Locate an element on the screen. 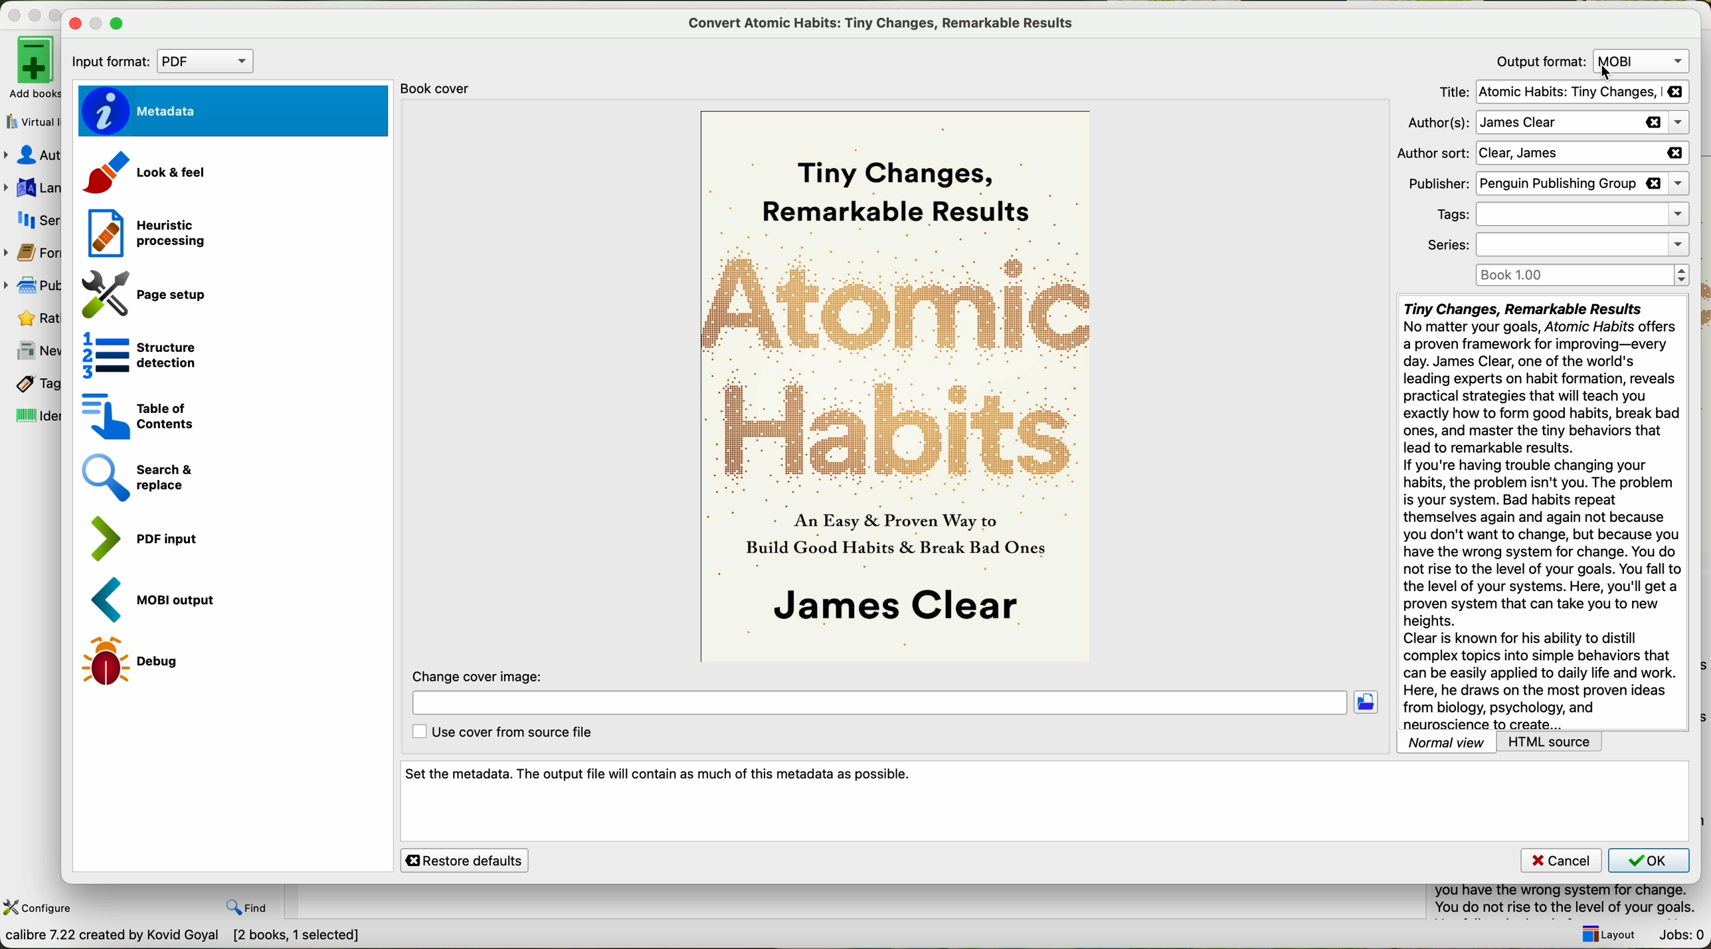  summary is located at coordinates (1572, 903).